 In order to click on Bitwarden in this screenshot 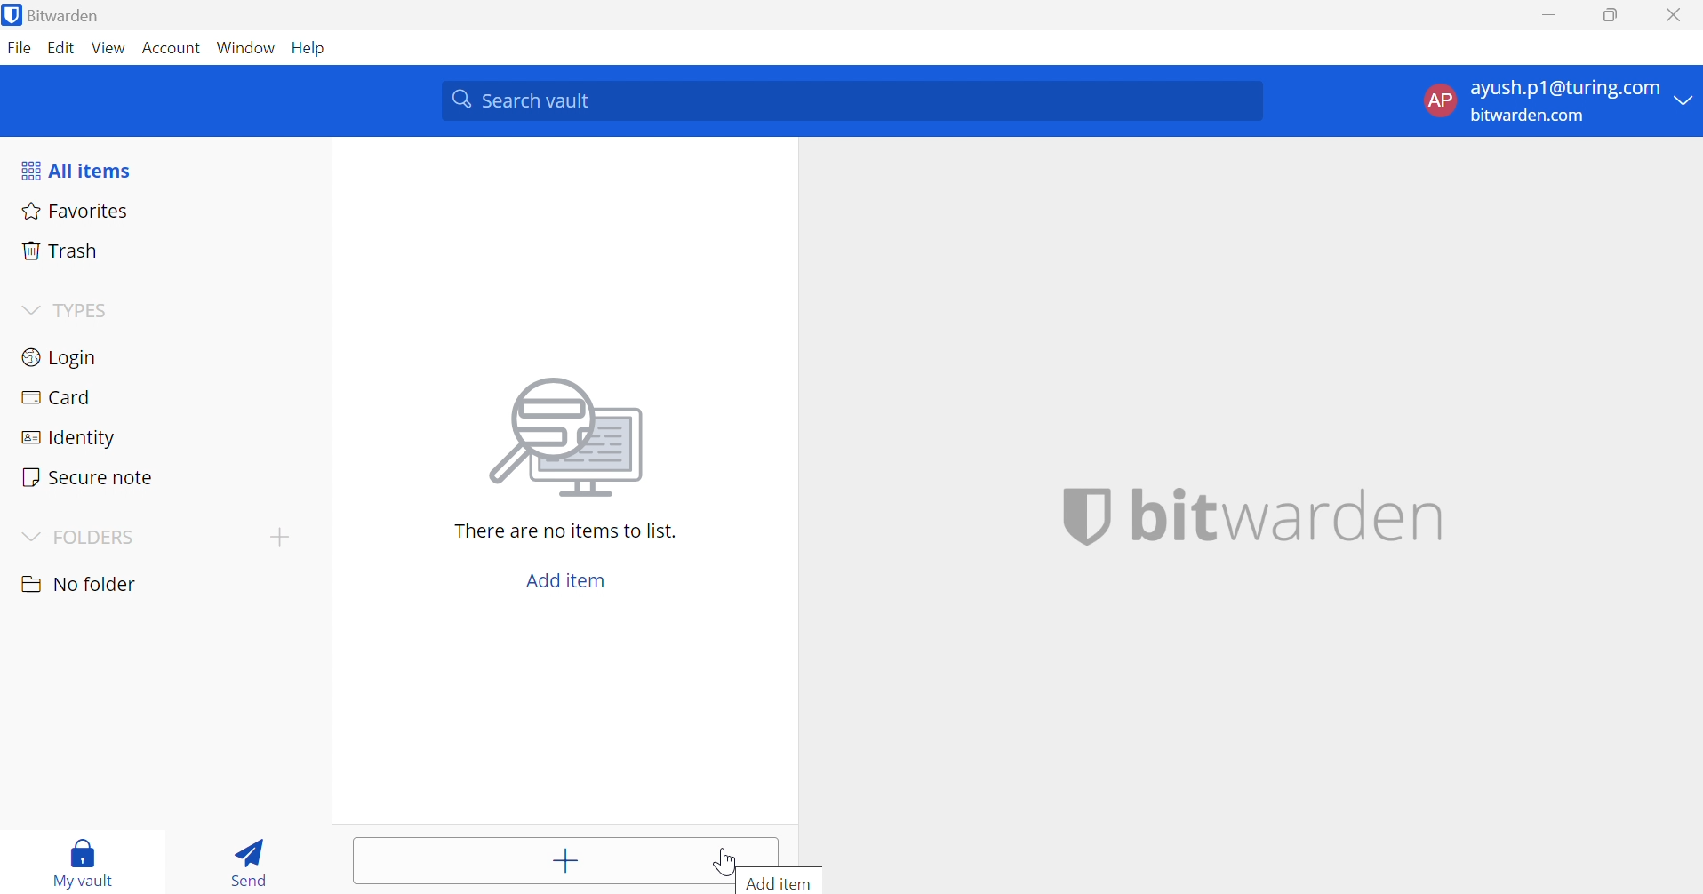, I will do `click(76, 16)`.